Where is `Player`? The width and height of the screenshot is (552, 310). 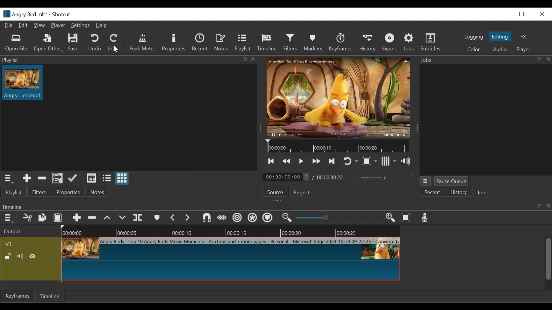 Player is located at coordinates (57, 26).